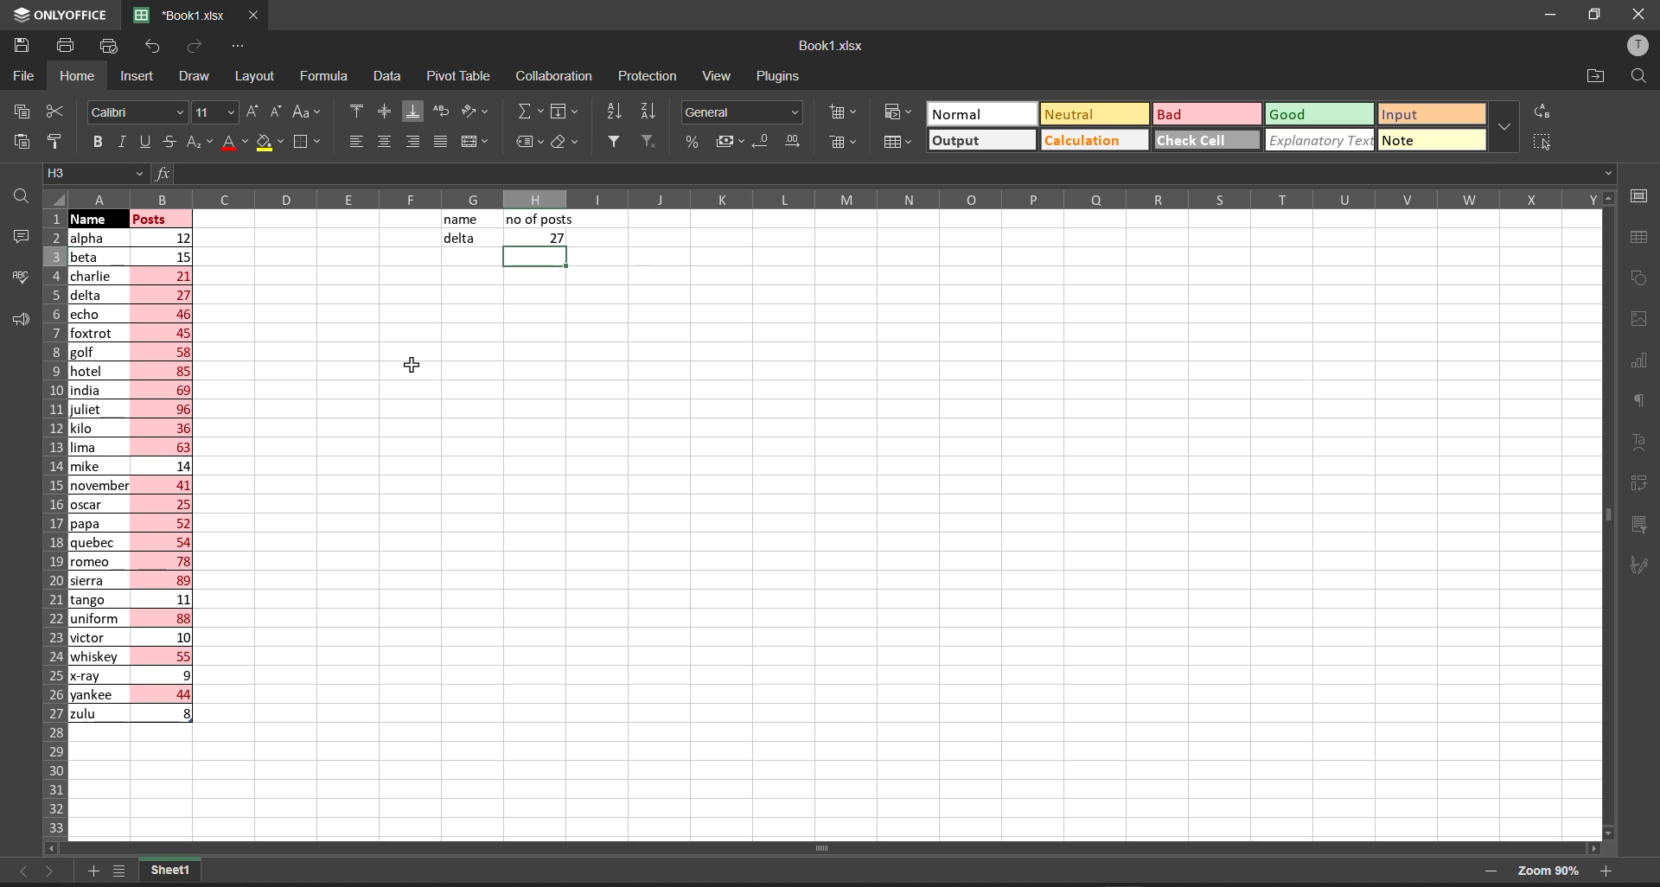  I want to click on select all, so click(1541, 140).